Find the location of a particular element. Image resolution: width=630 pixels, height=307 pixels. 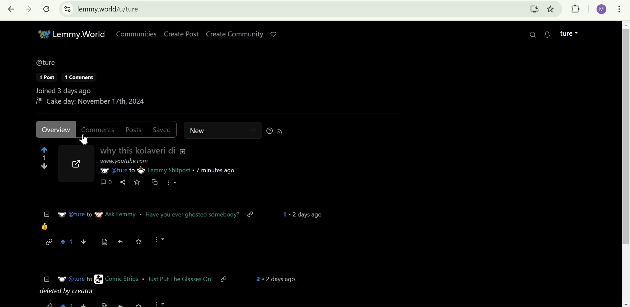

save is located at coordinates (138, 241).